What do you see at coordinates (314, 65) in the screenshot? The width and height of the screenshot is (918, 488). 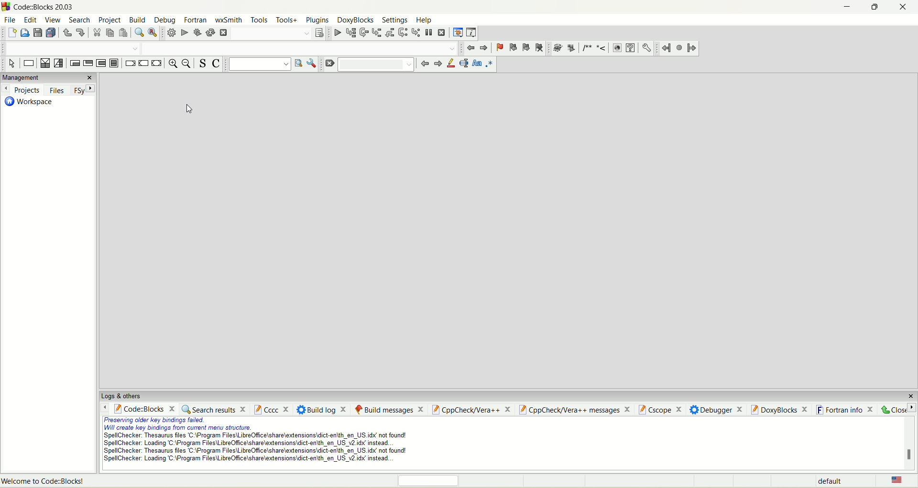 I see `option window` at bounding box center [314, 65].